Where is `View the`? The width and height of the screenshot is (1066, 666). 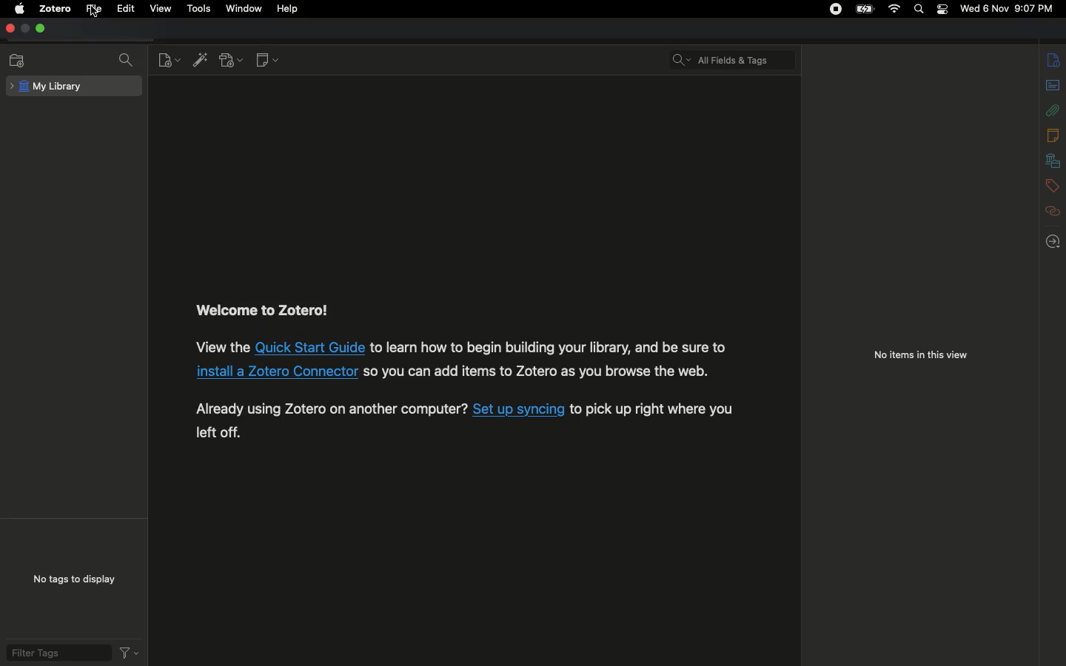
View the is located at coordinates (221, 346).